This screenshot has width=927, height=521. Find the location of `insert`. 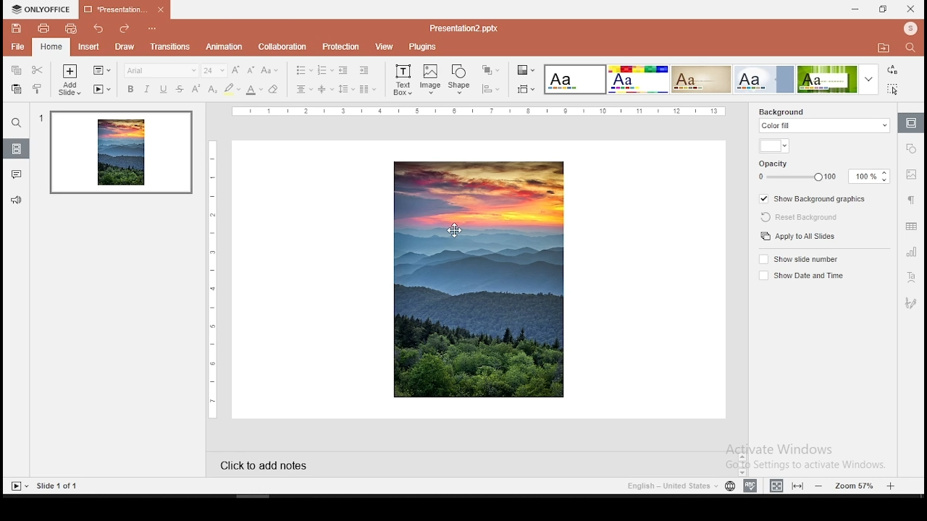

insert is located at coordinates (86, 47).